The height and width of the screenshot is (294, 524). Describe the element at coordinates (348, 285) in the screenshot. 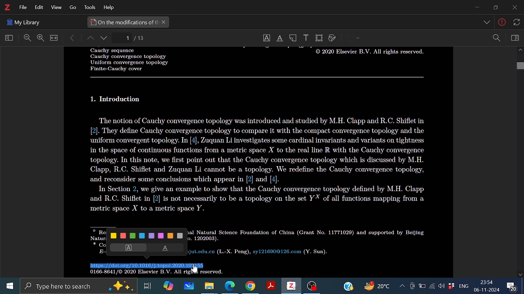

I see `Help` at that location.